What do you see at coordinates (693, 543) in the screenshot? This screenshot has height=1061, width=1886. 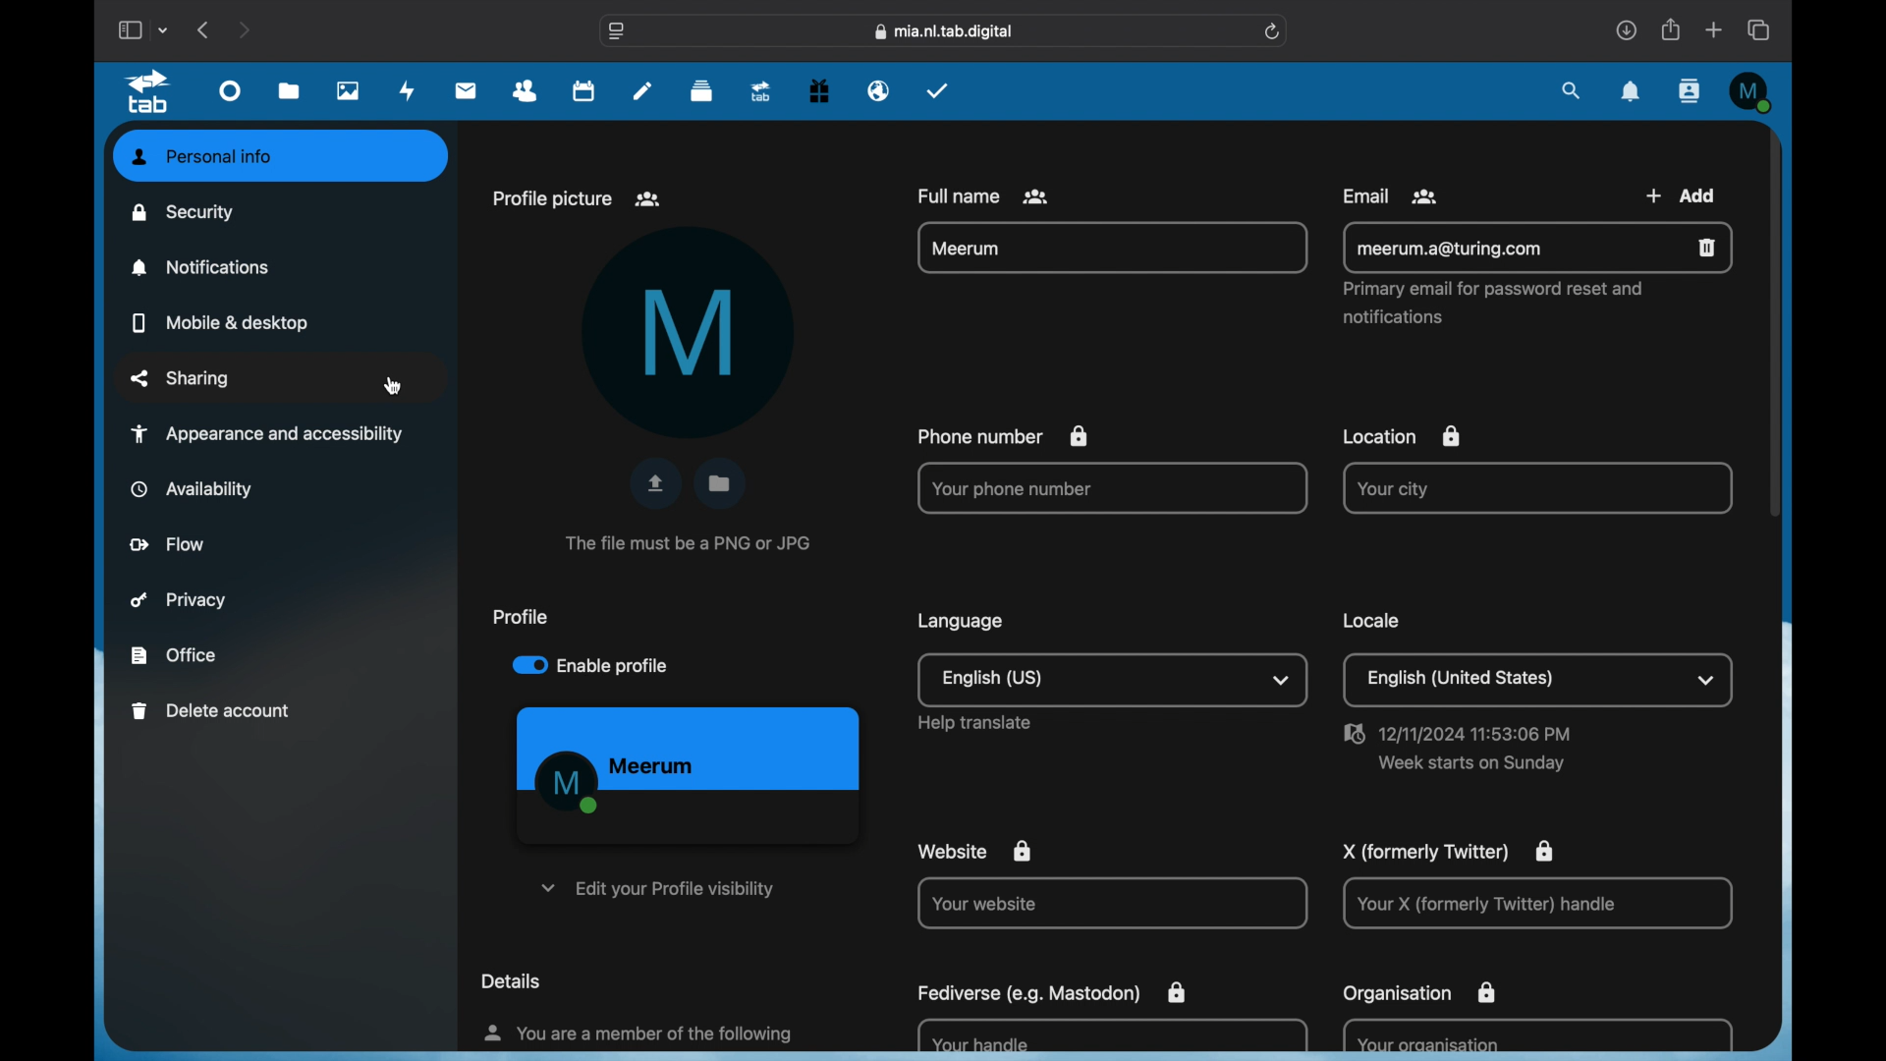 I see `info` at bounding box center [693, 543].